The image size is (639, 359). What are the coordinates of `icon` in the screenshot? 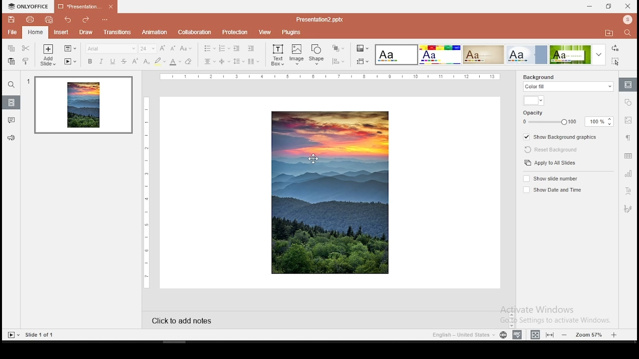 It's located at (27, 6).